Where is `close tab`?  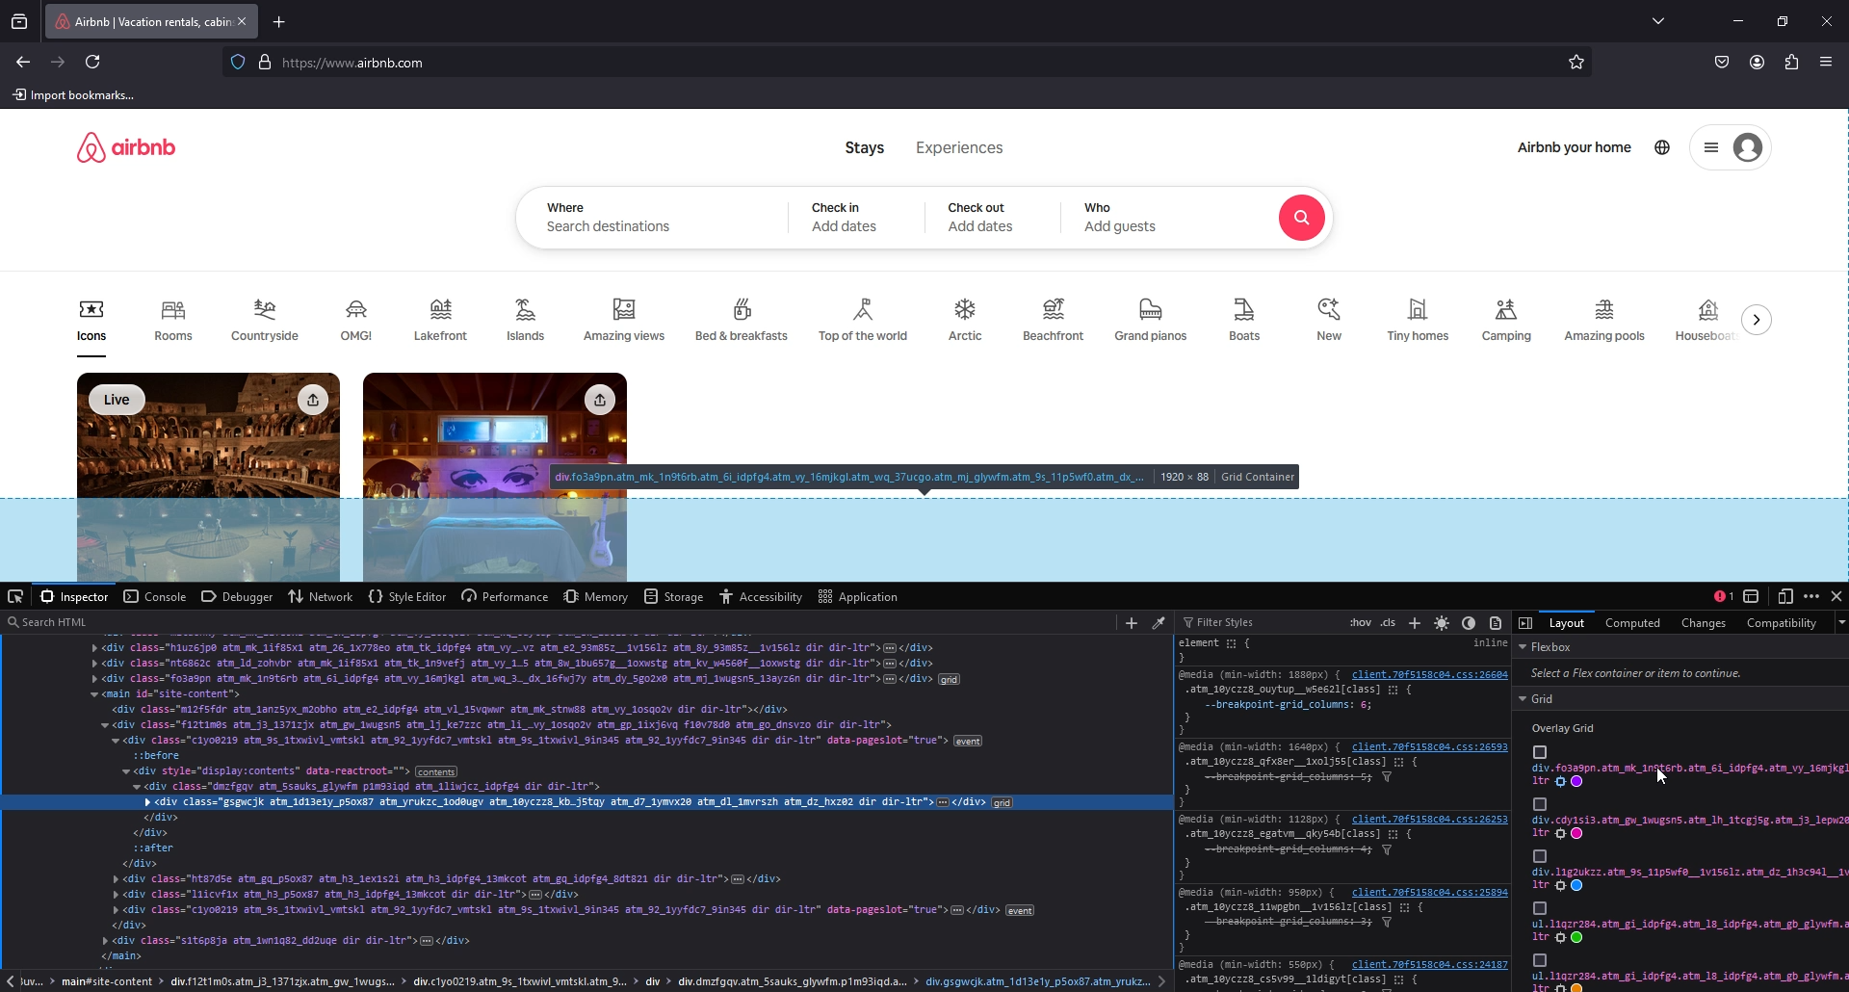 close tab is located at coordinates (243, 21).